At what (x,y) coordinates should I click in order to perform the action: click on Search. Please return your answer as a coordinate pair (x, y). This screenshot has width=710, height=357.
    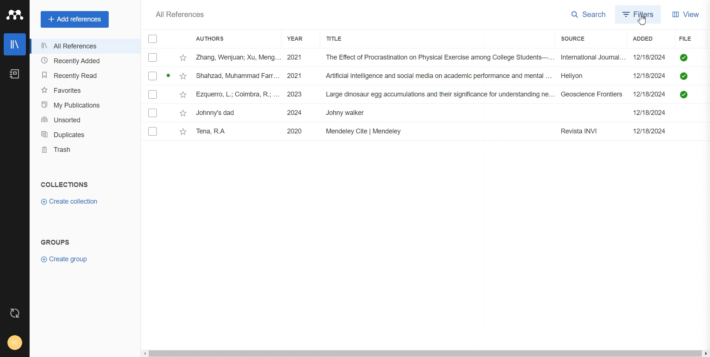
    Looking at the image, I should click on (585, 15).